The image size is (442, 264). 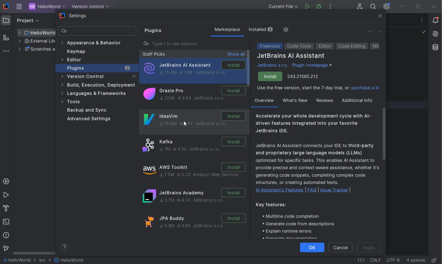 I want to click on EXTERNAL LIBRARIES, so click(x=37, y=42).